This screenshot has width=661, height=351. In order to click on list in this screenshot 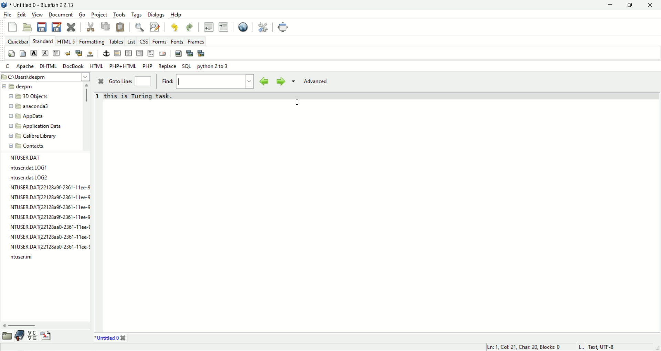, I will do `click(132, 42)`.